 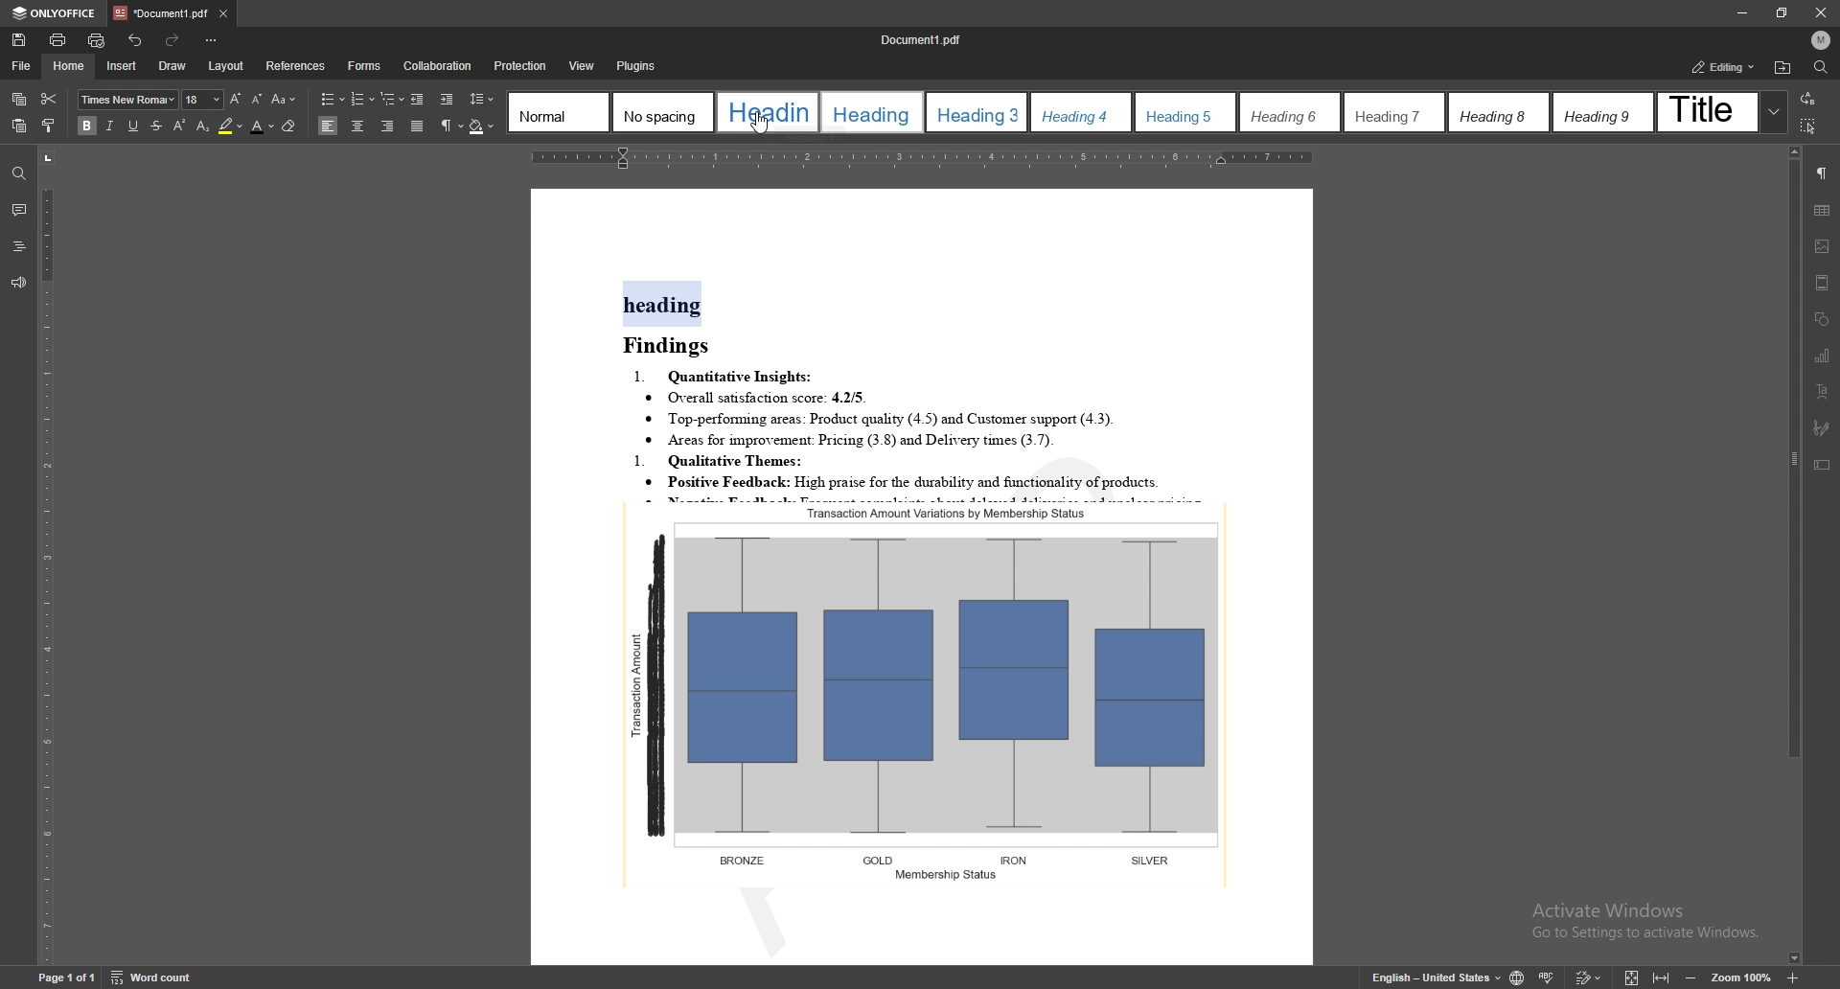 I want to click on quick print, so click(x=97, y=41).